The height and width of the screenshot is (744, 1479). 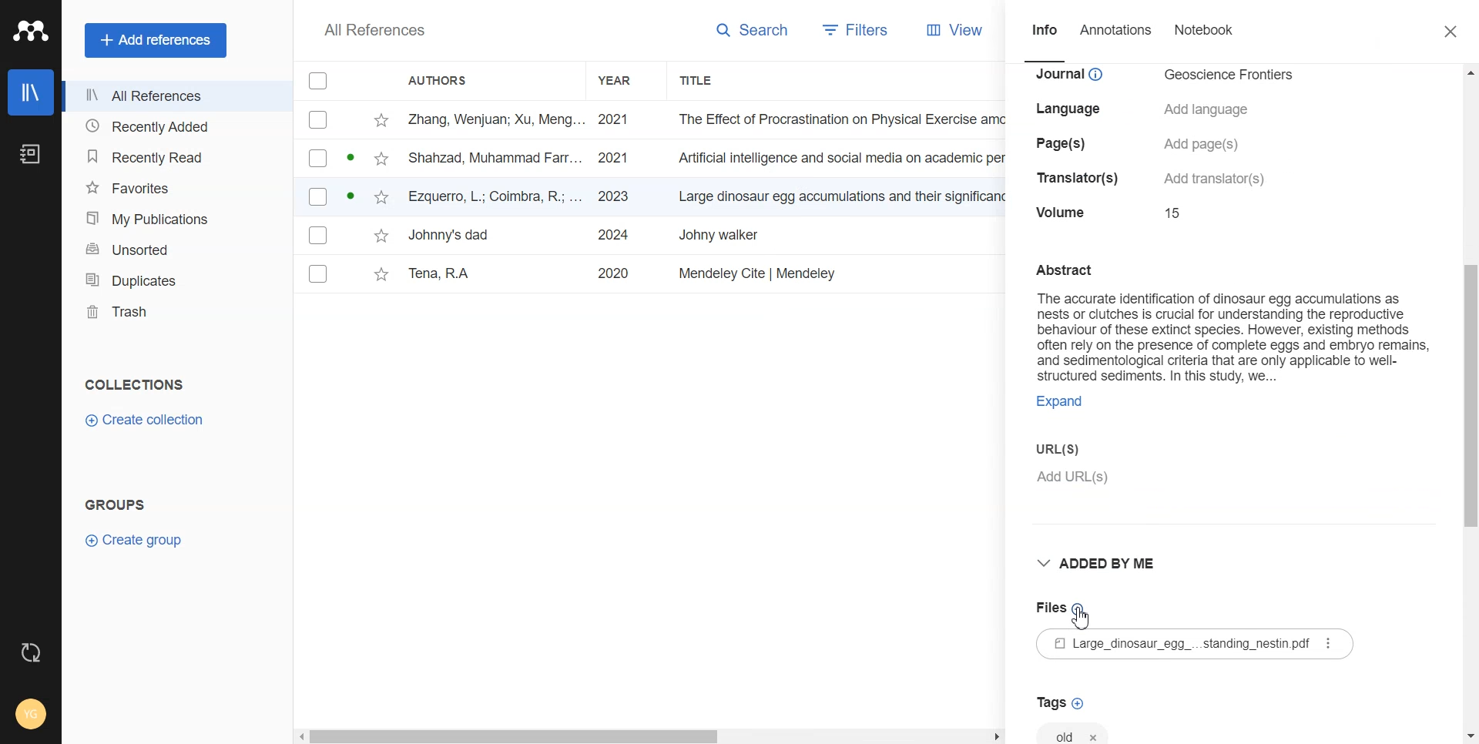 I want to click on Checkbox, so click(x=319, y=273).